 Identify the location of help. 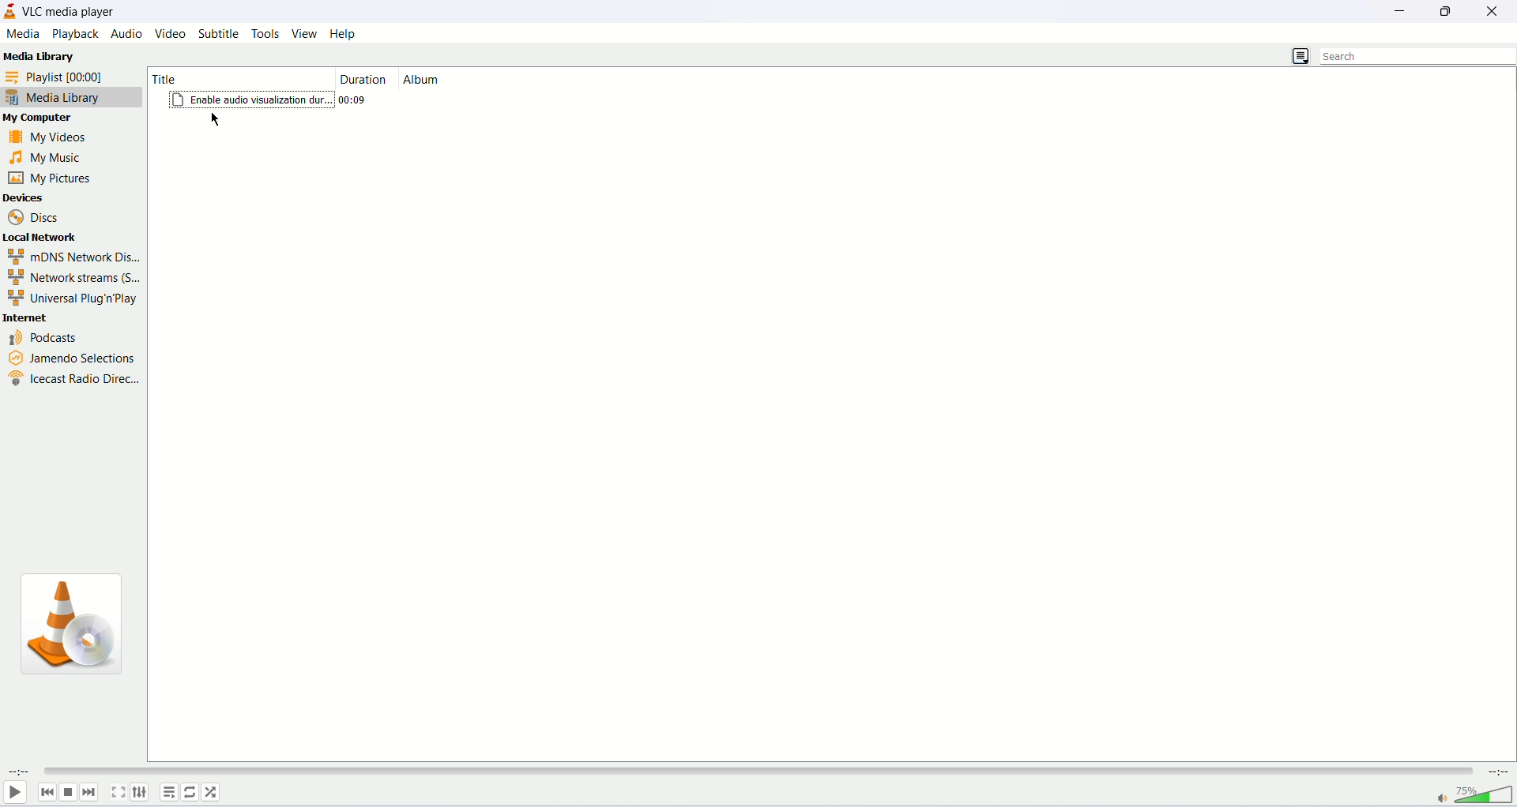
(344, 34).